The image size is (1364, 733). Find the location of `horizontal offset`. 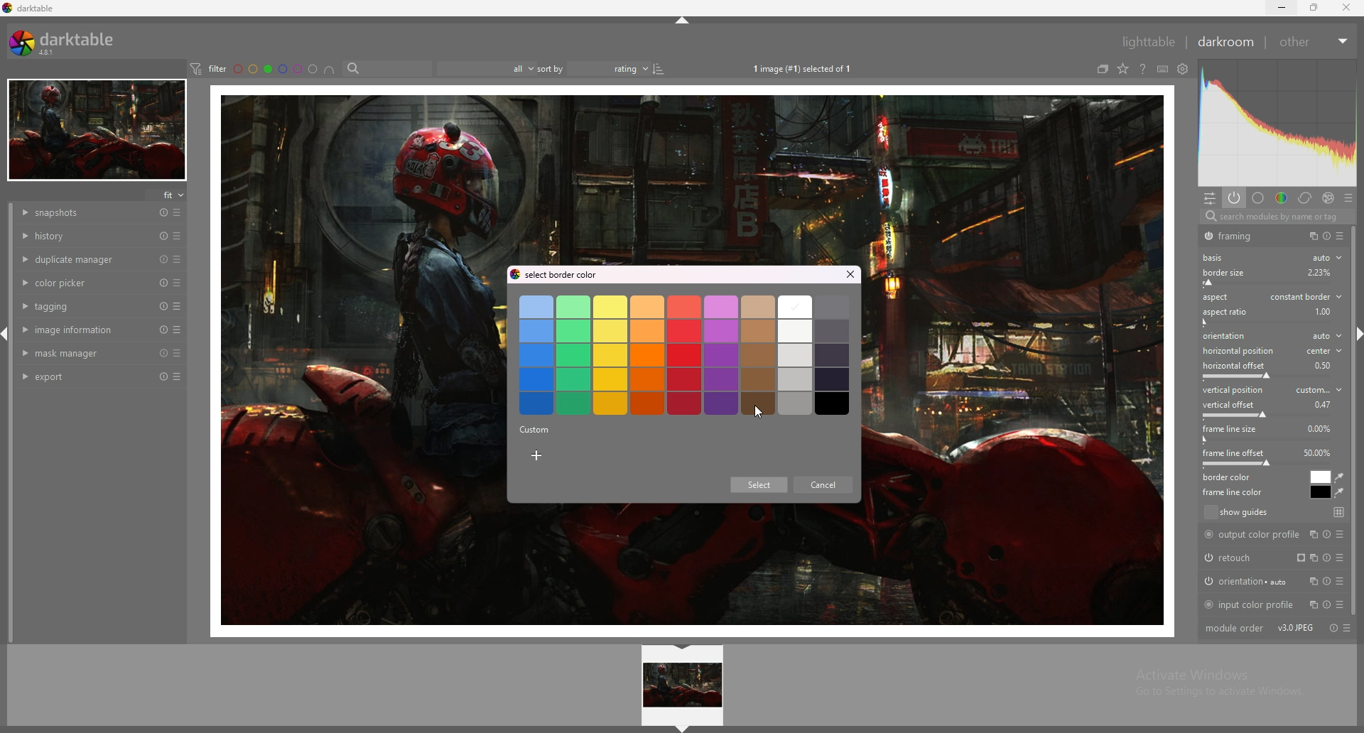

horizontal offset is located at coordinates (1235, 366).